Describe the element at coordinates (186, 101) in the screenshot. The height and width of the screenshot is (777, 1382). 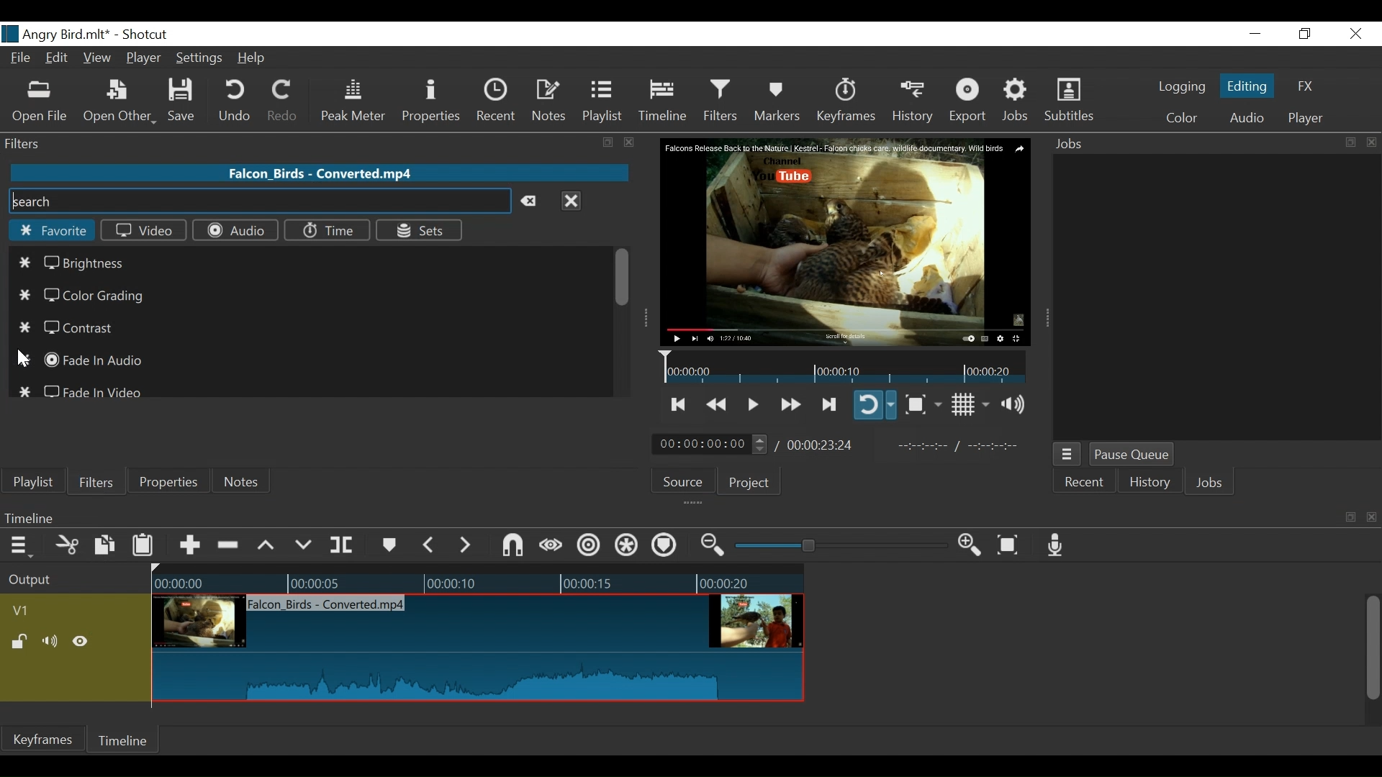
I see `Save` at that location.